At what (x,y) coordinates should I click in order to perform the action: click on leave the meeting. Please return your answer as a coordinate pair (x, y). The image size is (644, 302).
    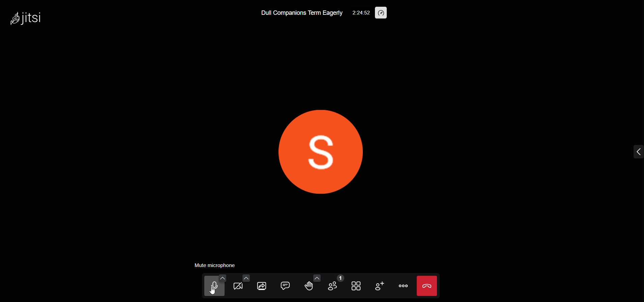
    Looking at the image, I should click on (428, 286).